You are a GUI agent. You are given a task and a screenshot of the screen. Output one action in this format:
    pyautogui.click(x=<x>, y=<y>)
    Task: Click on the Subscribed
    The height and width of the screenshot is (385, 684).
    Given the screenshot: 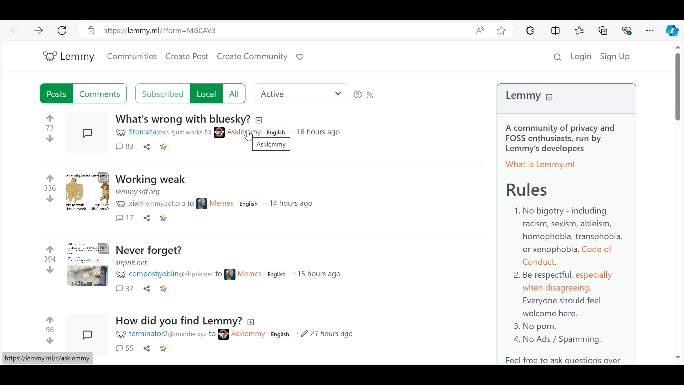 What is the action you would take?
    pyautogui.click(x=161, y=93)
    